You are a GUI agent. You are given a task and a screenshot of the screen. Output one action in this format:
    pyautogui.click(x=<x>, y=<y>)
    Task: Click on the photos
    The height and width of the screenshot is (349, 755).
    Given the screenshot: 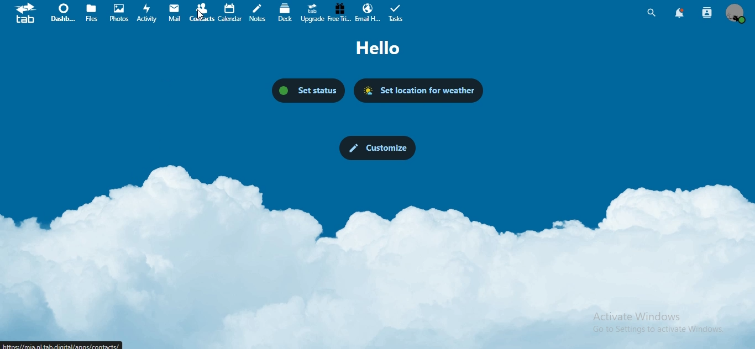 What is the action you would take?
    pyautogui.click(x=118, y=12)
    